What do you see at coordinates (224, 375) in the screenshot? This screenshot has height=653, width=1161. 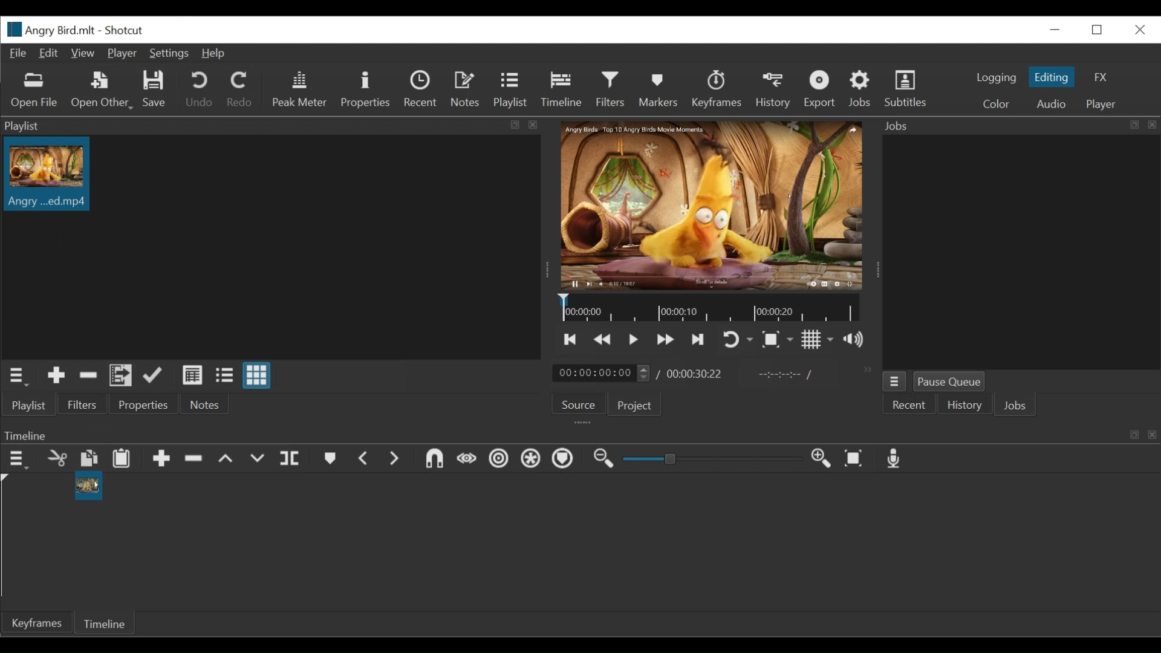 I see `View as file` at bounding box center [224, 375].